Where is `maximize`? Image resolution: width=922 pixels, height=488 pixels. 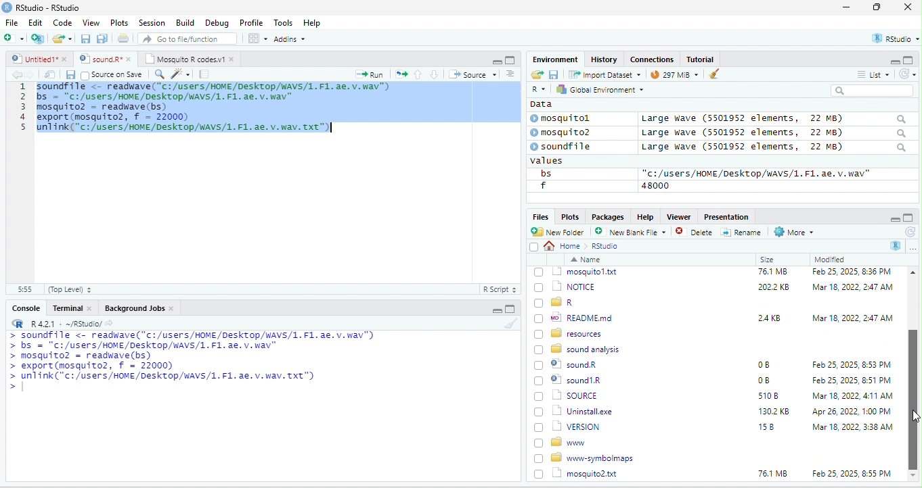
maximize is located at coordinates (510, 309).